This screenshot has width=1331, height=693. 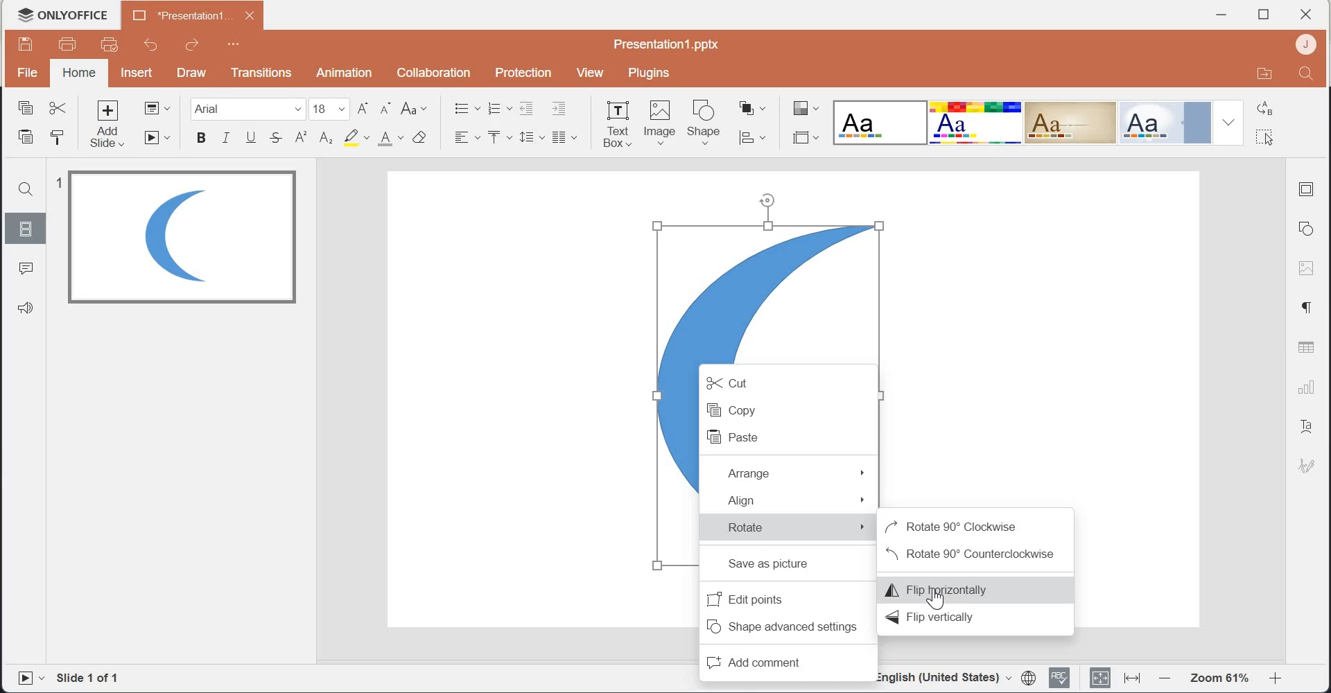 I want to click on font size, so click(x=331, y=109).